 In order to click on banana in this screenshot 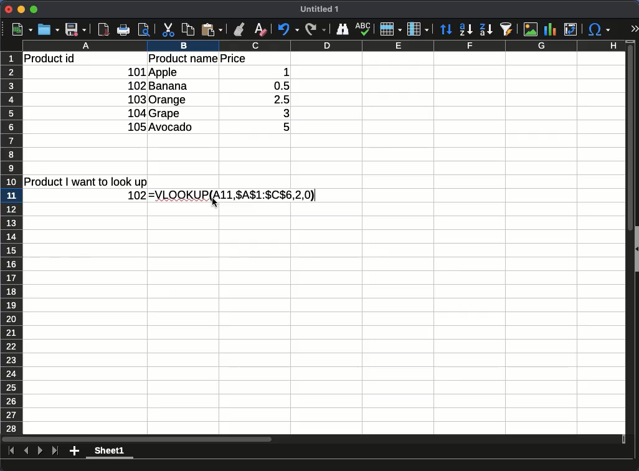, I will do `click(169, 85)`.